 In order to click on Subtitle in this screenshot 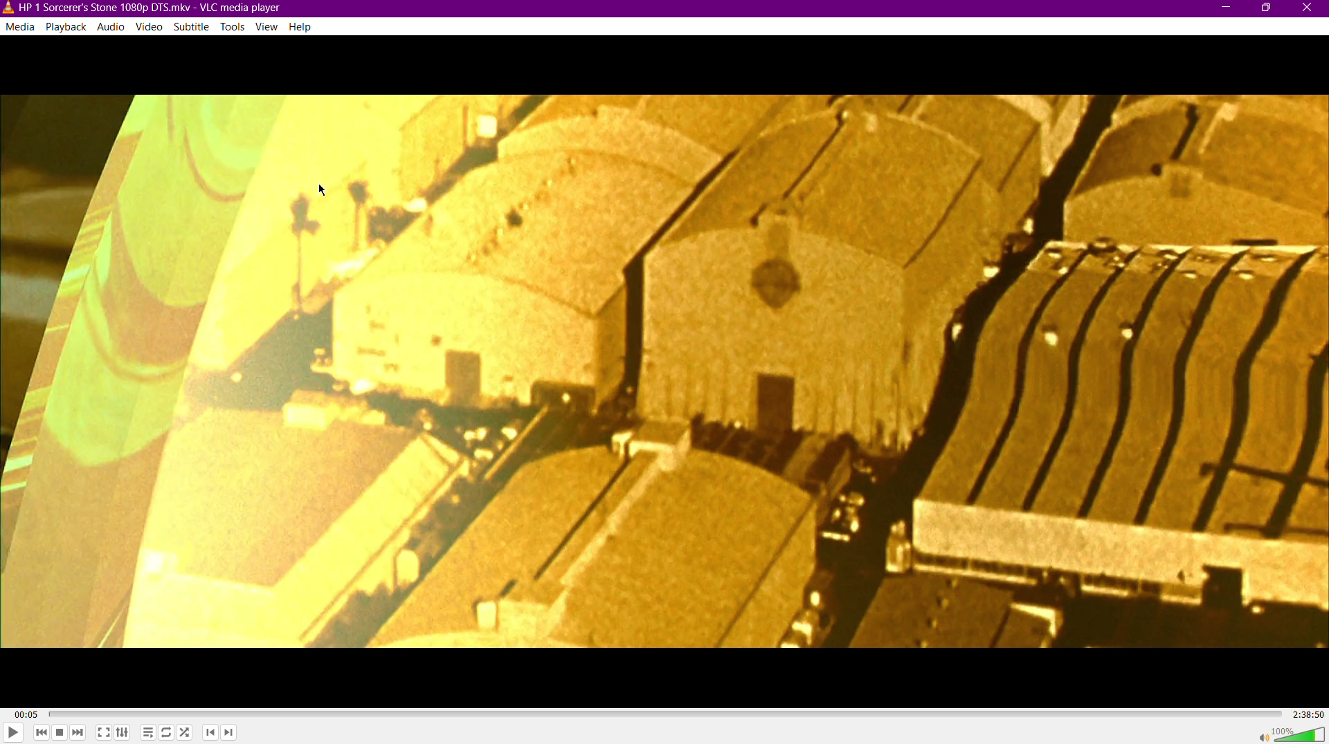, I will do `click(193, 26)`.